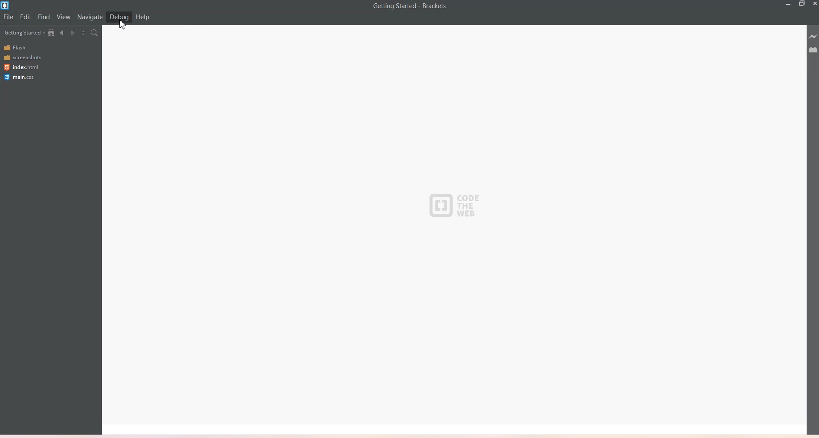 The width and height of the screenshot is (819, 438). Describe the element at coordinates (813, 50) in the screenshot. I see `Extension Manager` at that location.